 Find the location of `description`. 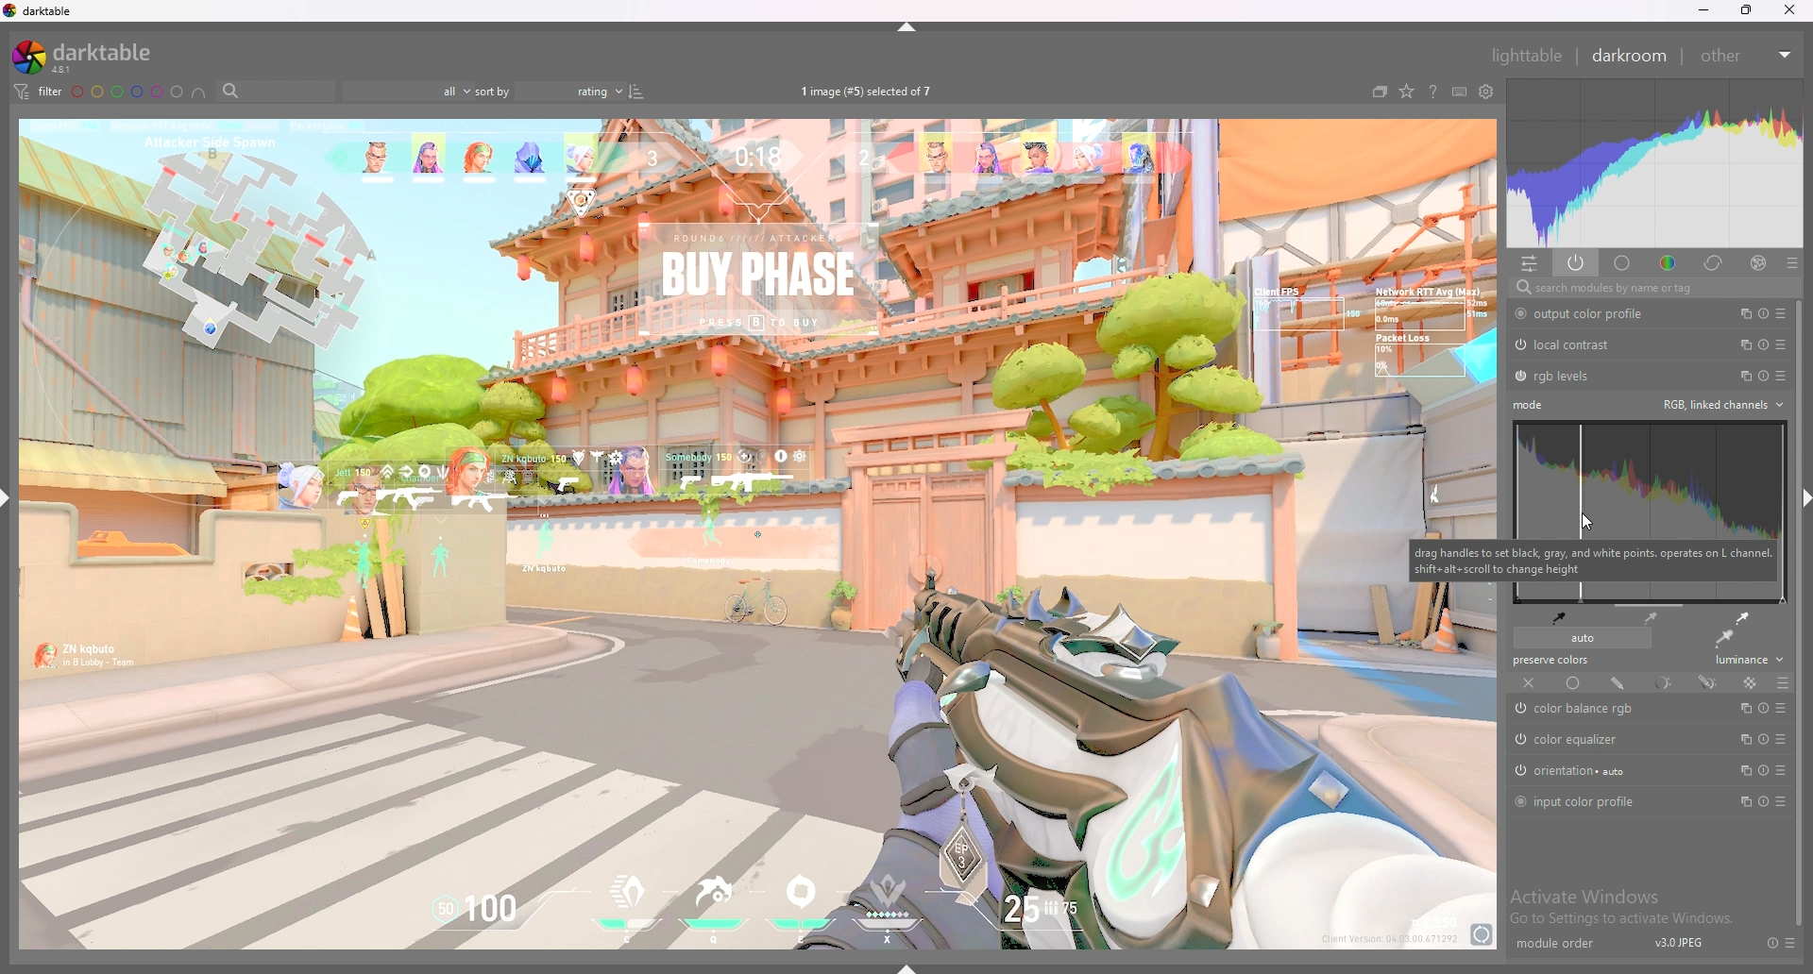

description is located at coordinates (1593, 561).